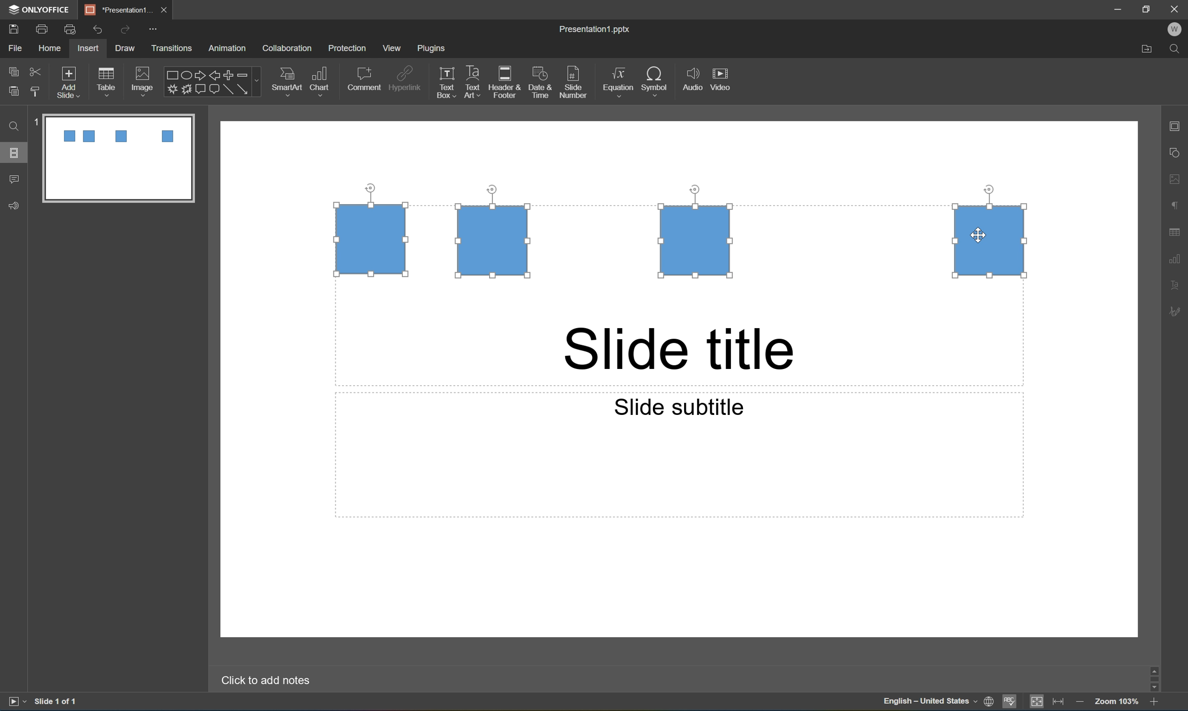  Describe the element at coordinates (56, 702) in the screenshot. I see `slide 1 of 1` at that location.